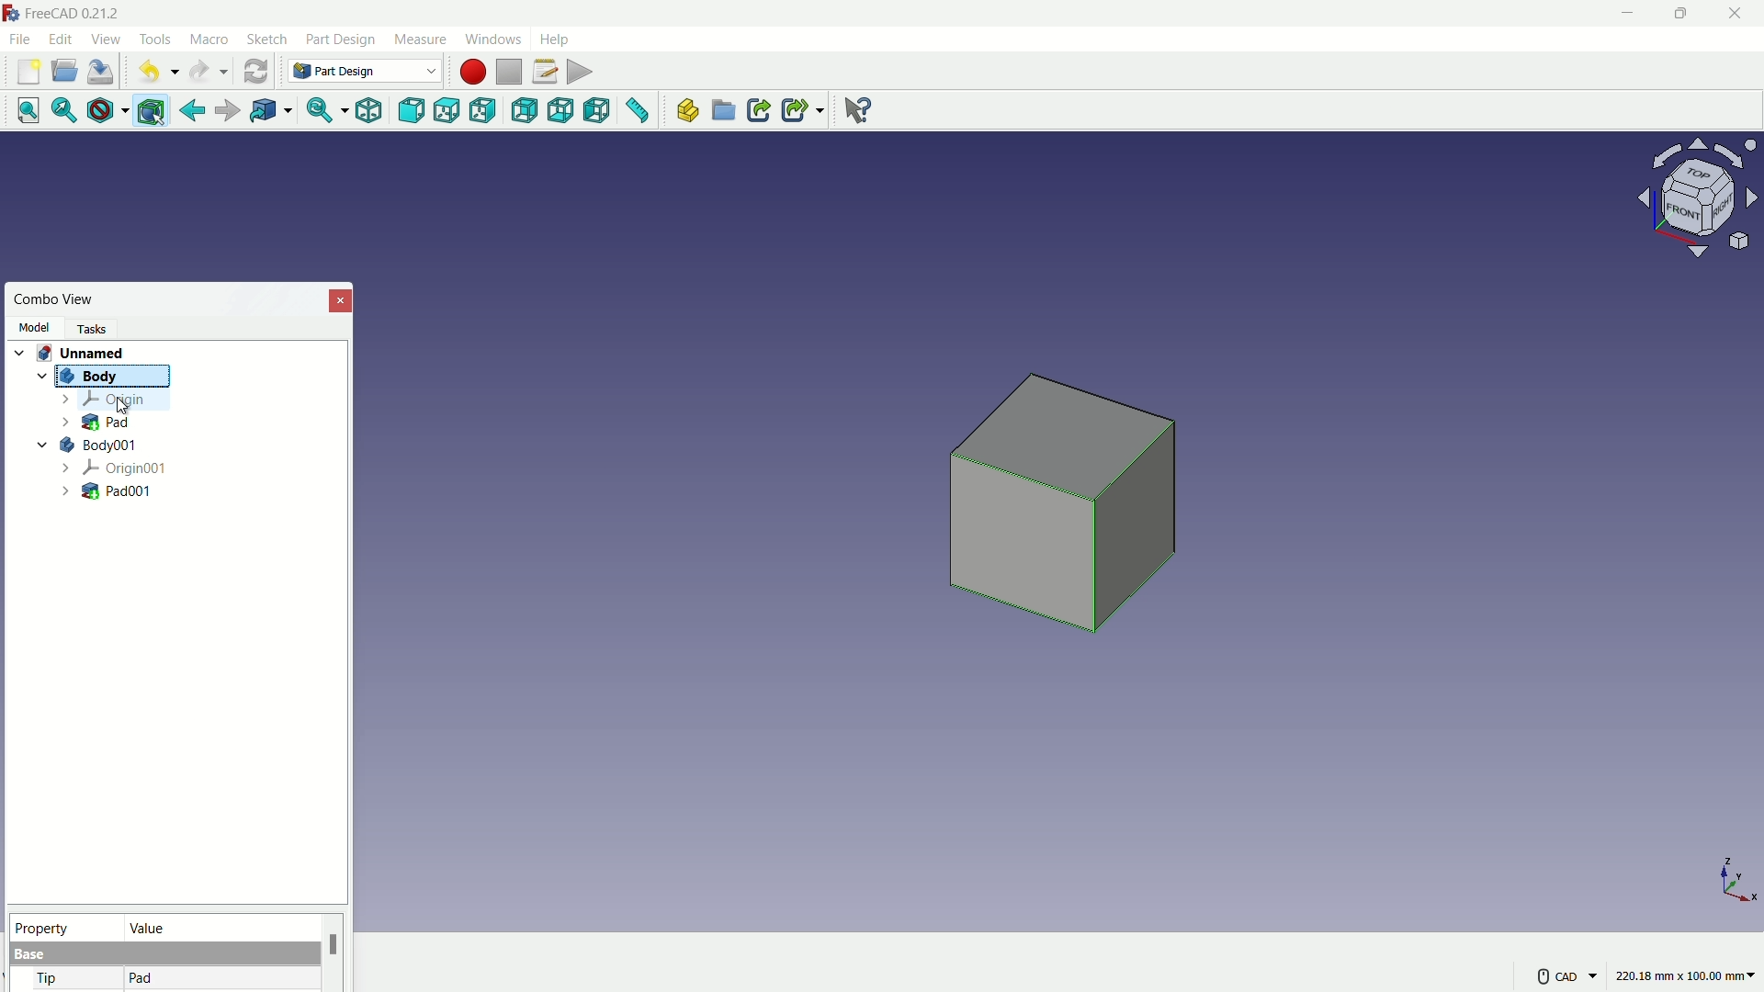  What do you see at coordinates (485, 114) in the screenshot?
I see `right view` at bounding box center [485, 114].